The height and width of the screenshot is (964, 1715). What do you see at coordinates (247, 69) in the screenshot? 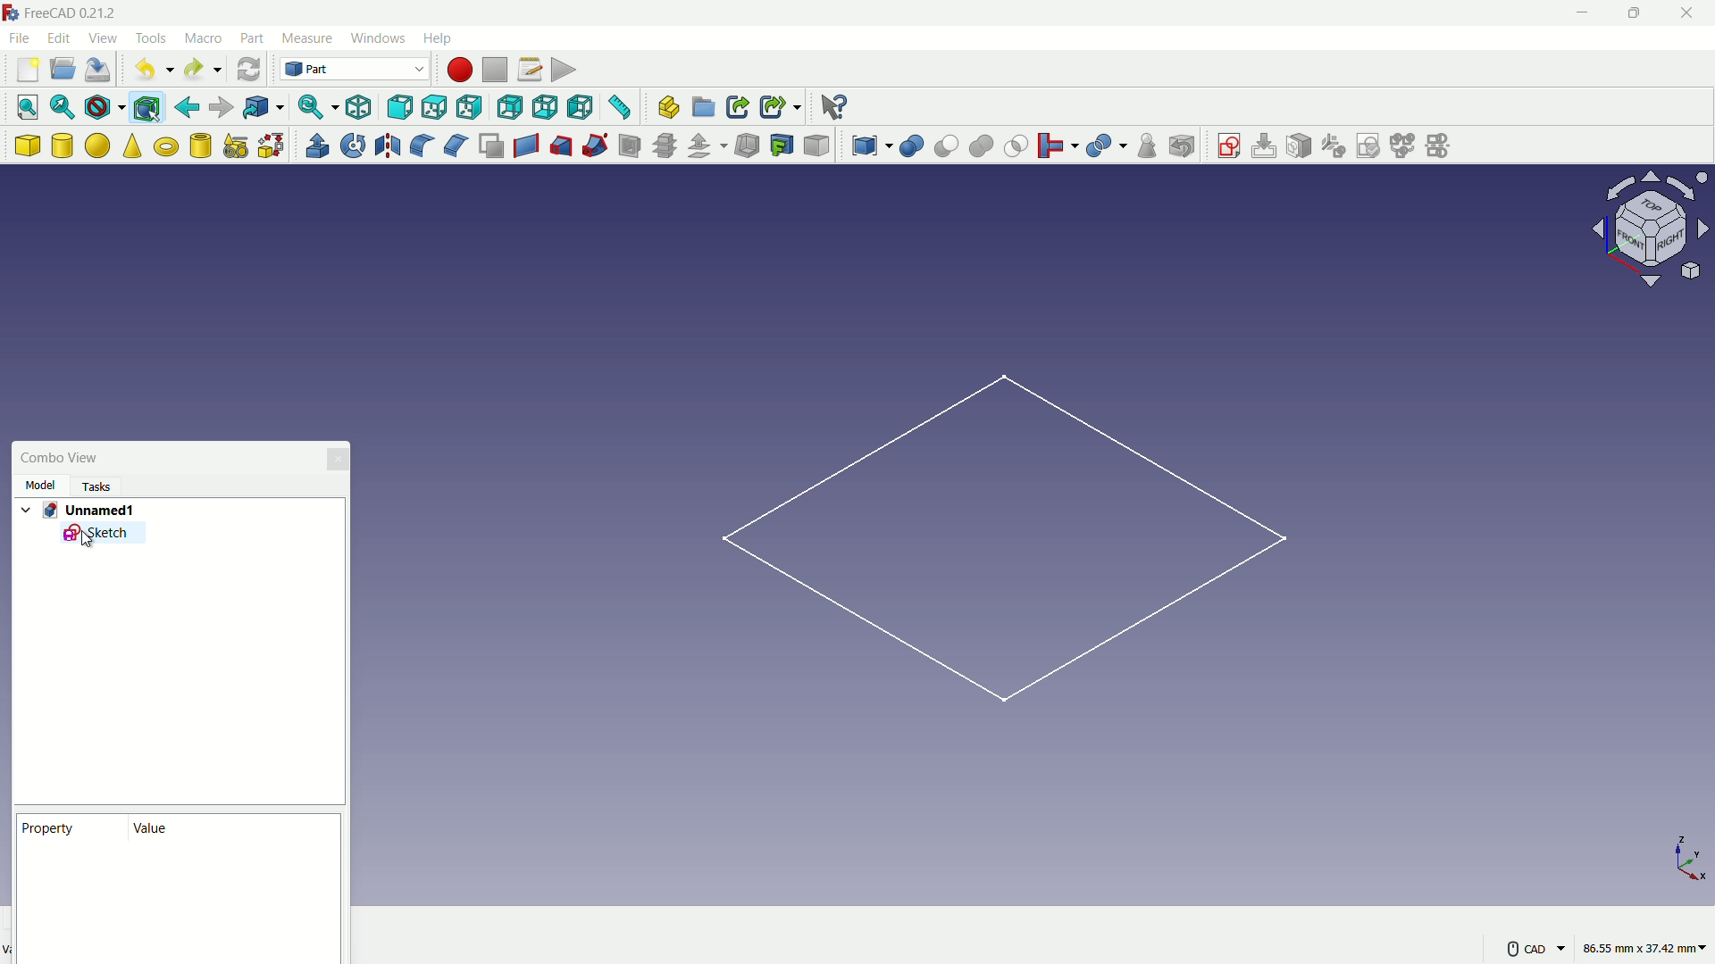
I see `refresh` at bounding box center [247, 69].